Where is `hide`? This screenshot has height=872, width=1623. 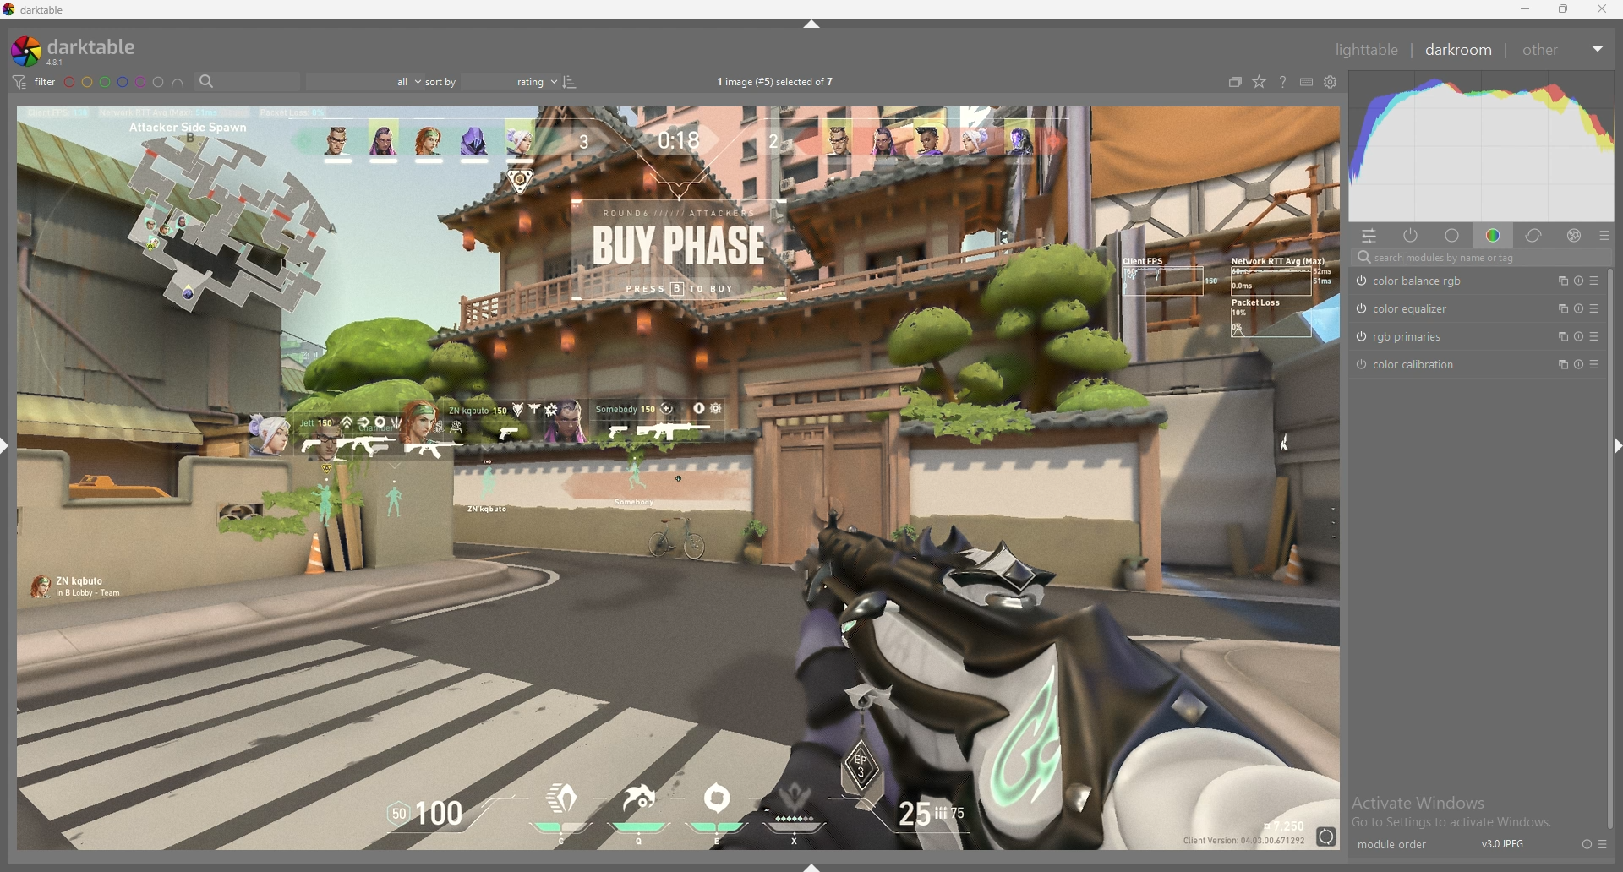 hide is located at coordinates (814, 24).